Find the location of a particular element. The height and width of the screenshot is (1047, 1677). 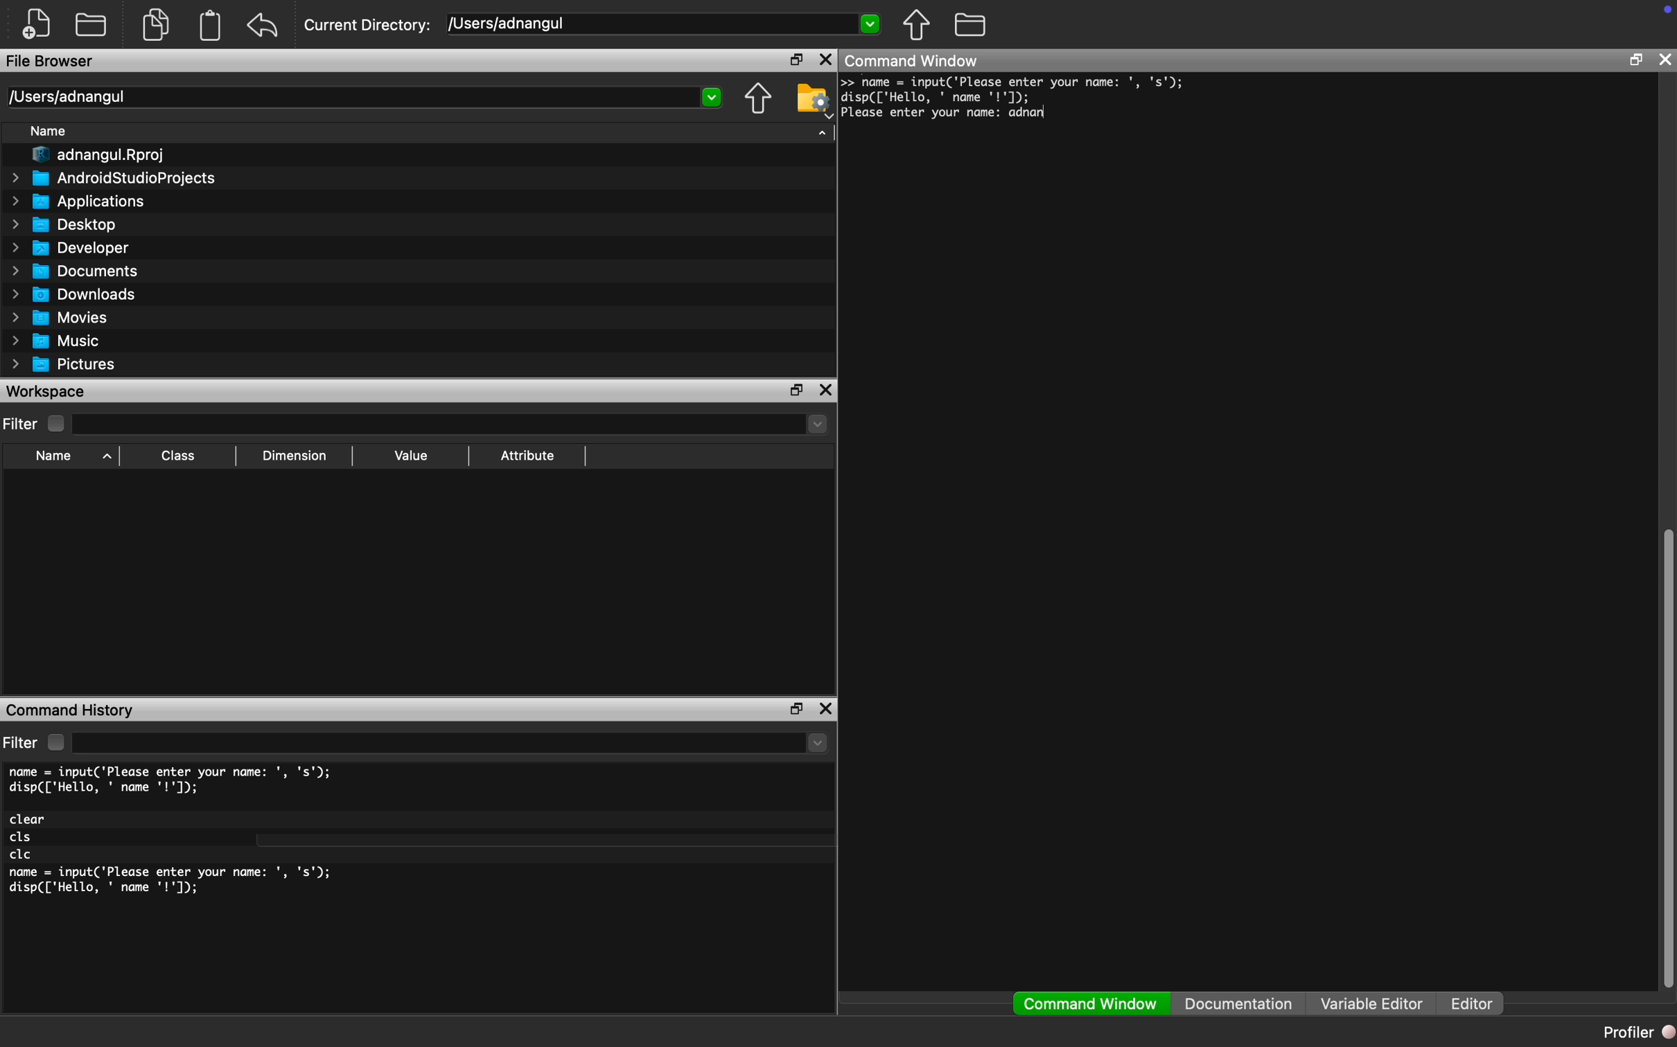

maximize is located at coordinates (794, 710).